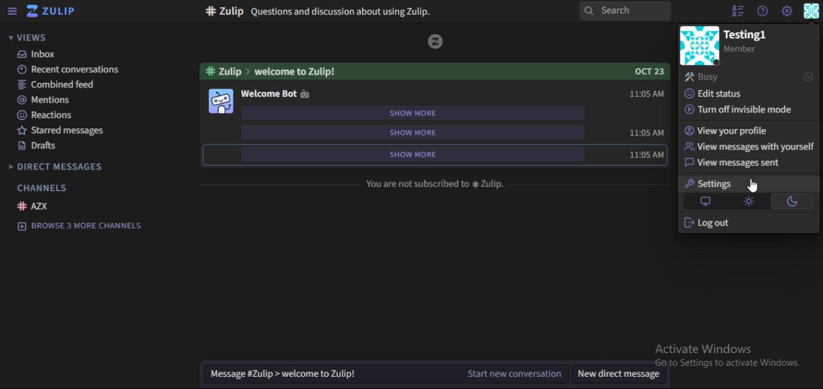 The height and width of the screenshot is (389, 823). I want to click on start new conversation, so click(387, 376).